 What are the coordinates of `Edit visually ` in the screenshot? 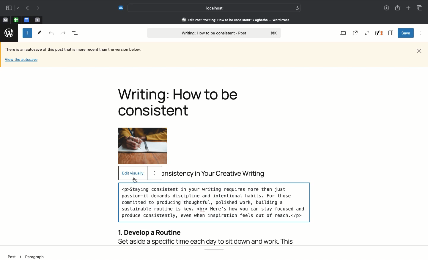 It's located at (132, 173).